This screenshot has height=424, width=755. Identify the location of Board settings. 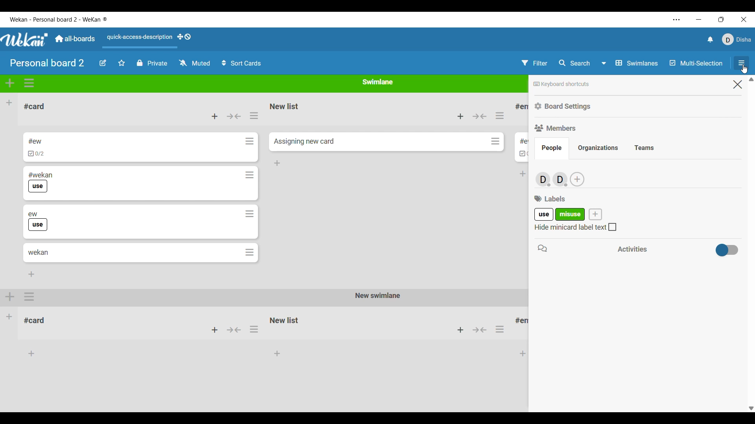
(563, 106).